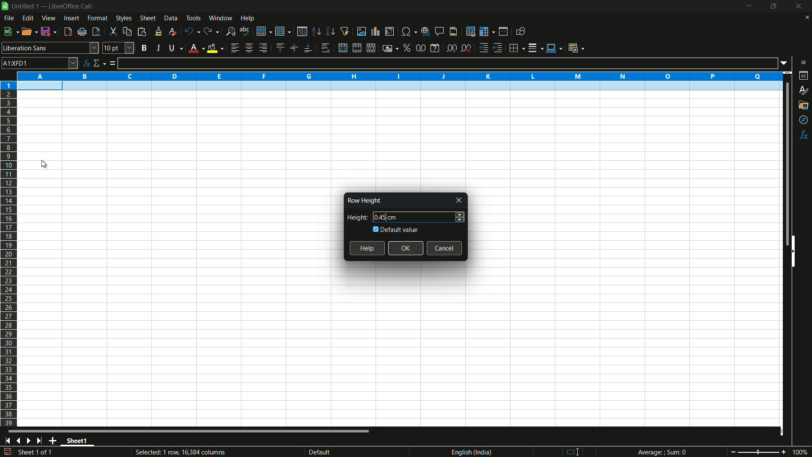 This screenshot has height=457, width=812. Describe the element at coordinates (234, 48) in the screenshot. I see `align left` at that location.